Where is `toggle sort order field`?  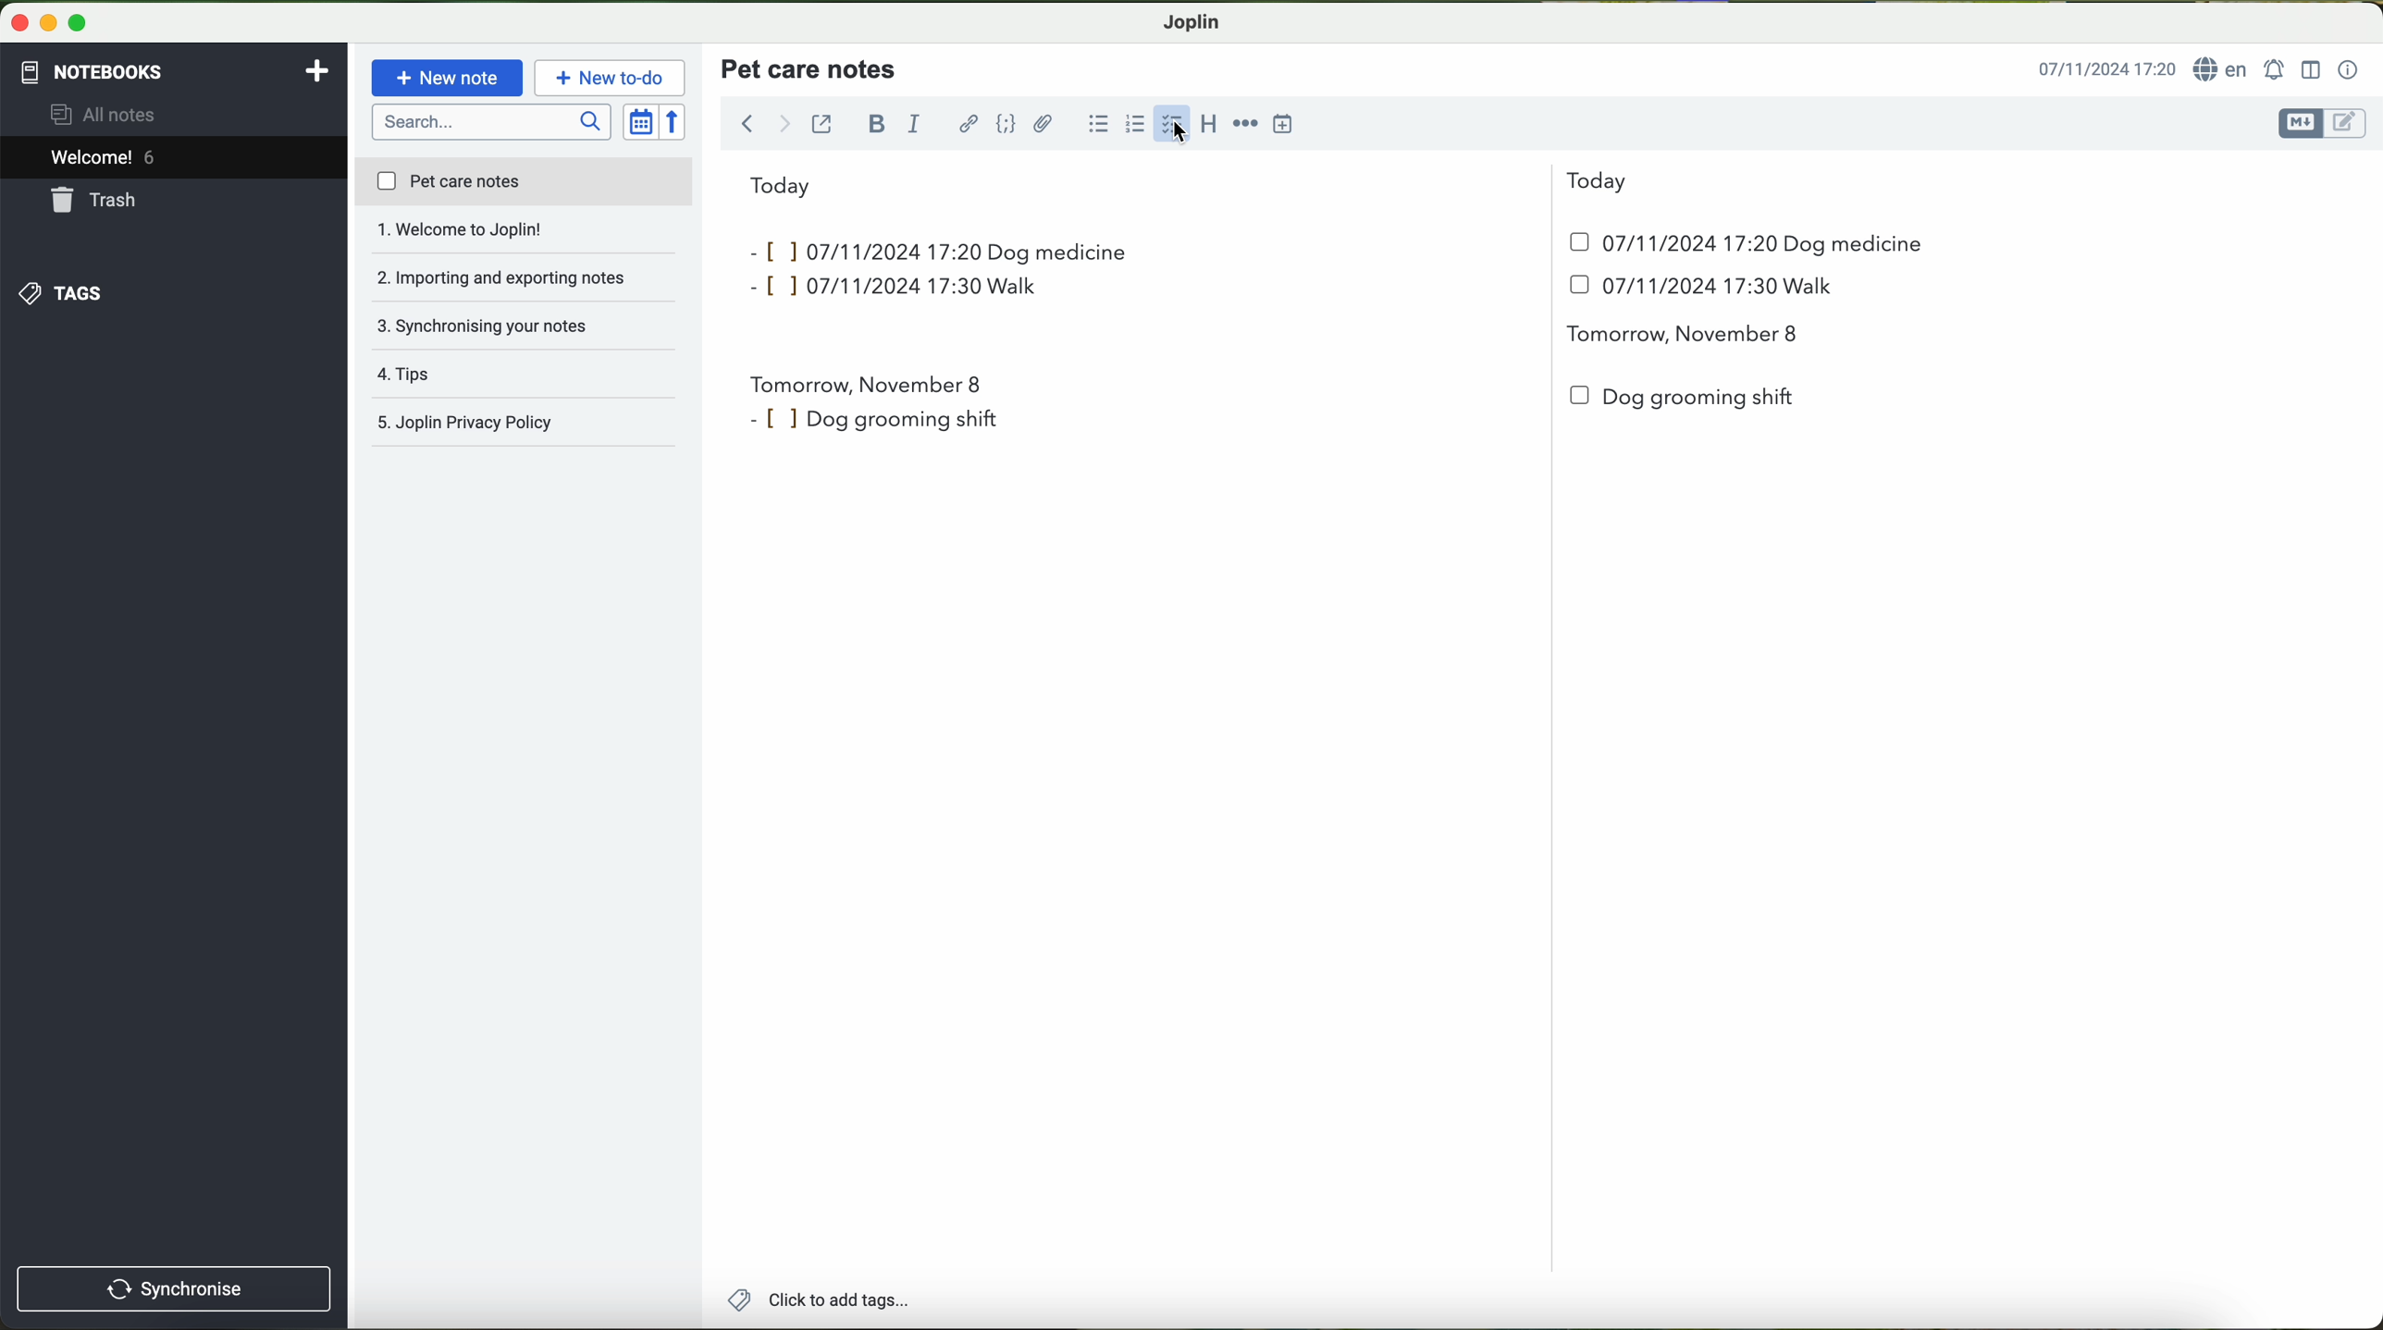 toggle sort order field is located at coordinates (642, 123).